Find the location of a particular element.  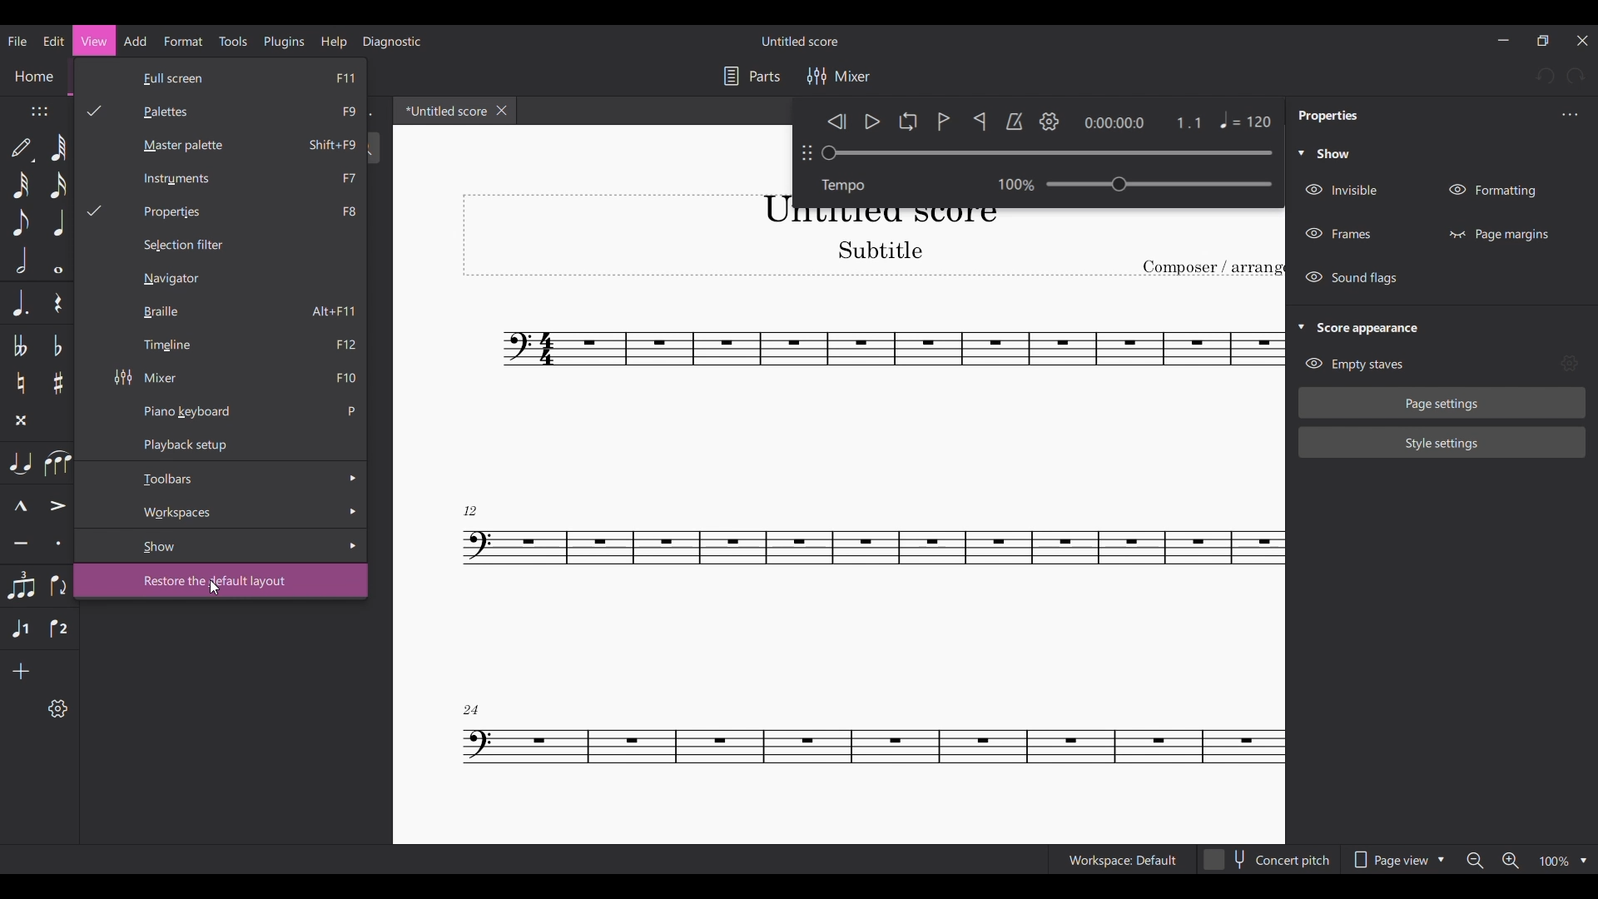

Piano keyboard   P is located at coordinates (244, 410).